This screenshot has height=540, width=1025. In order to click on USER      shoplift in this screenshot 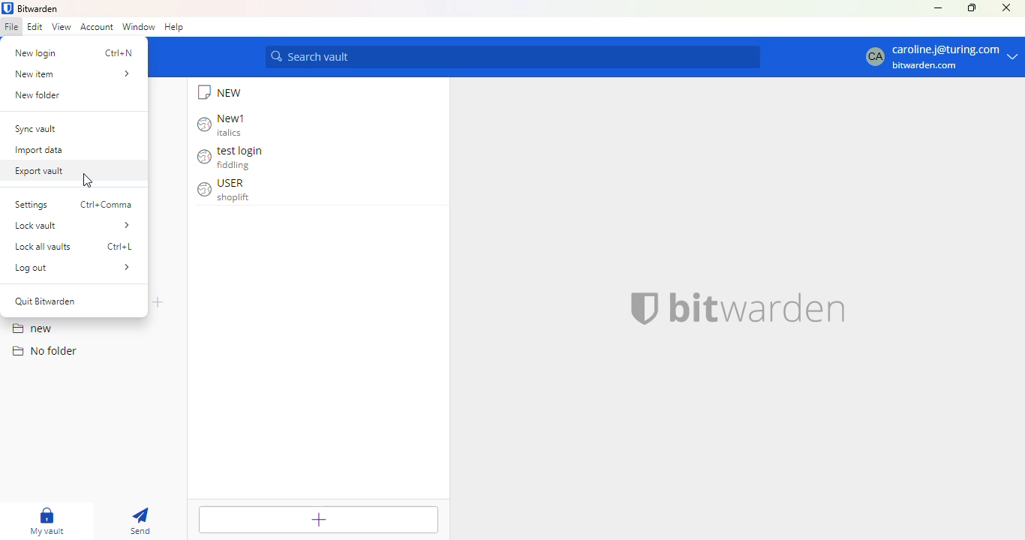, I will do `click(226, 190)`.